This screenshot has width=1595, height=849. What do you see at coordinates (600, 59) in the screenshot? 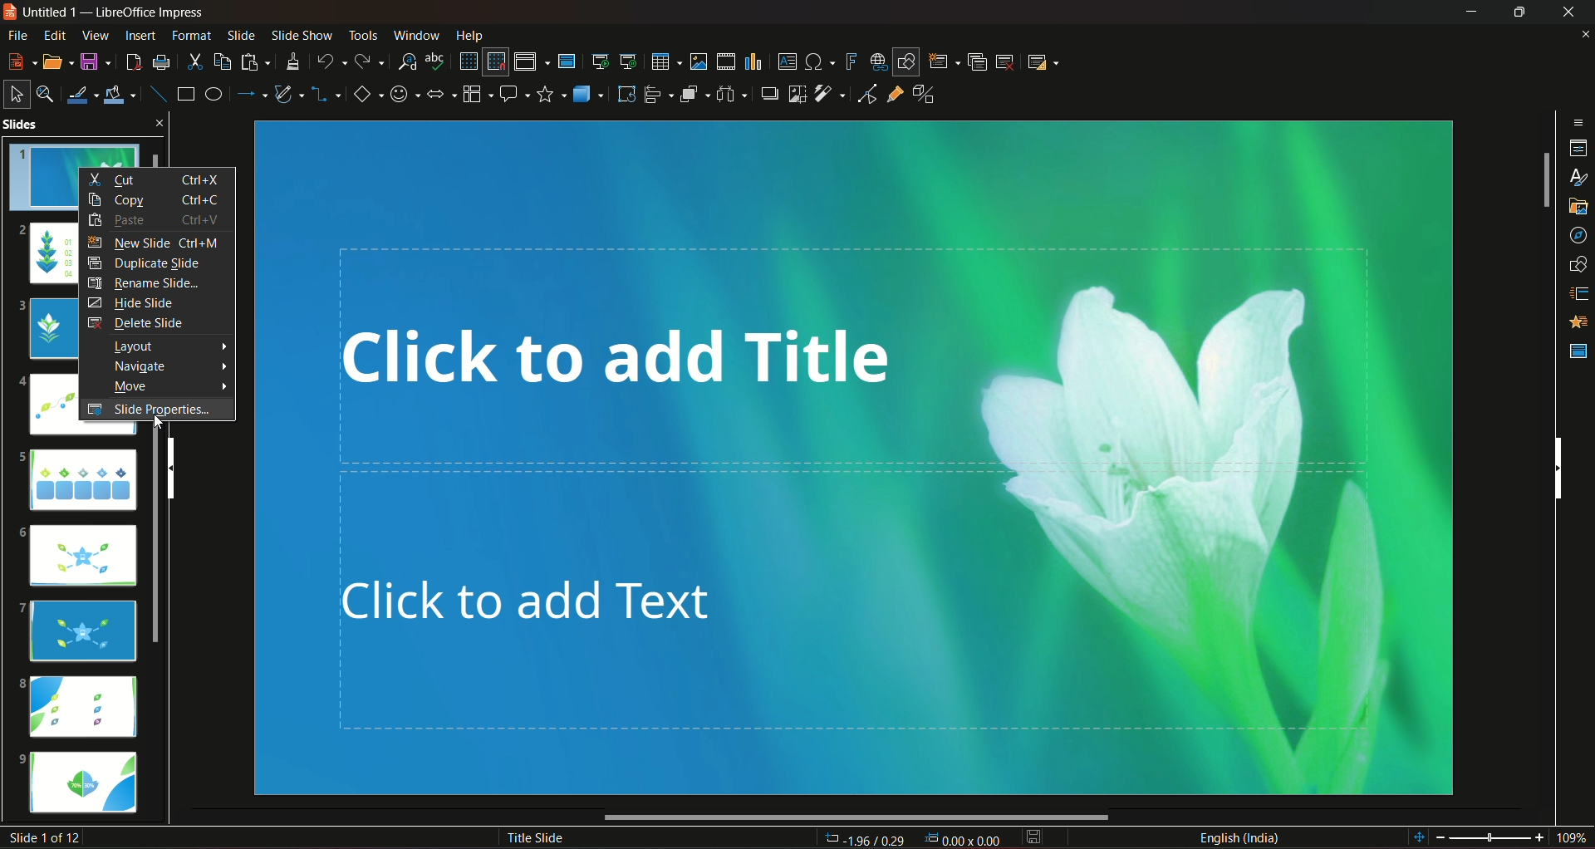
I see `start from the first slide` at bounding box center [600, 59].